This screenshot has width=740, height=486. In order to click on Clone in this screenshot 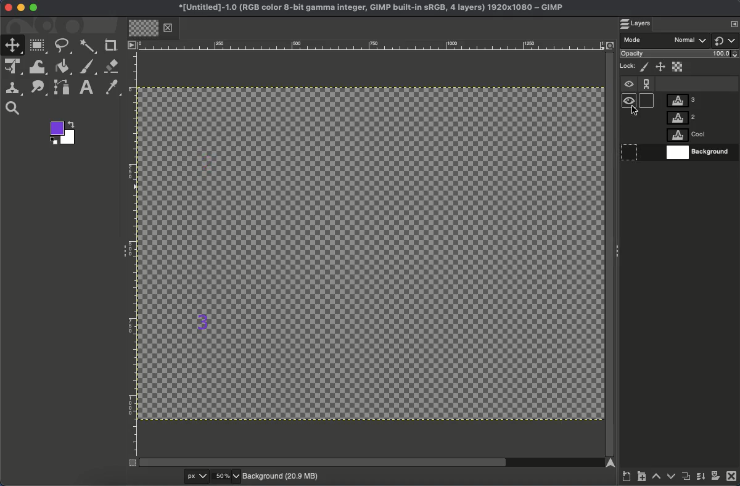, I will do `click(15, 88)`.